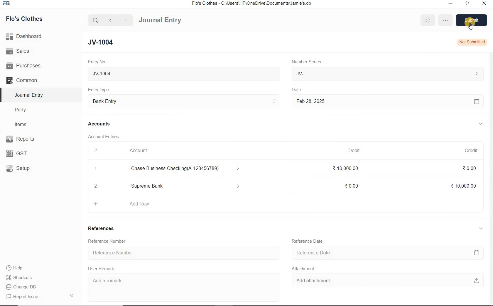  What do you see at coordinates (357, 150) in the screenshot?
I see `Debit` at bounding box center [357, 150].